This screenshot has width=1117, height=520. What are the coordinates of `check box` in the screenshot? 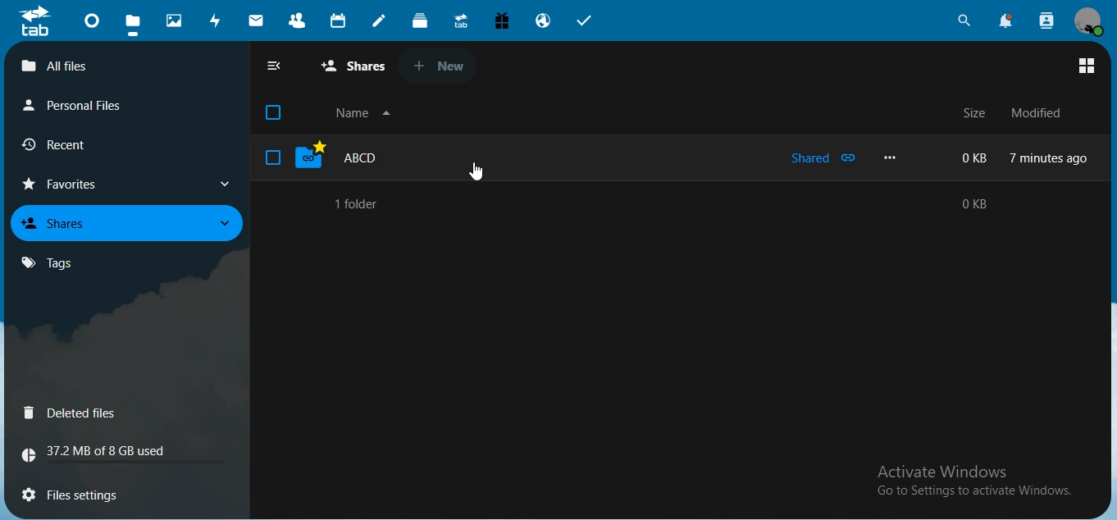 It's located at (272, 156).